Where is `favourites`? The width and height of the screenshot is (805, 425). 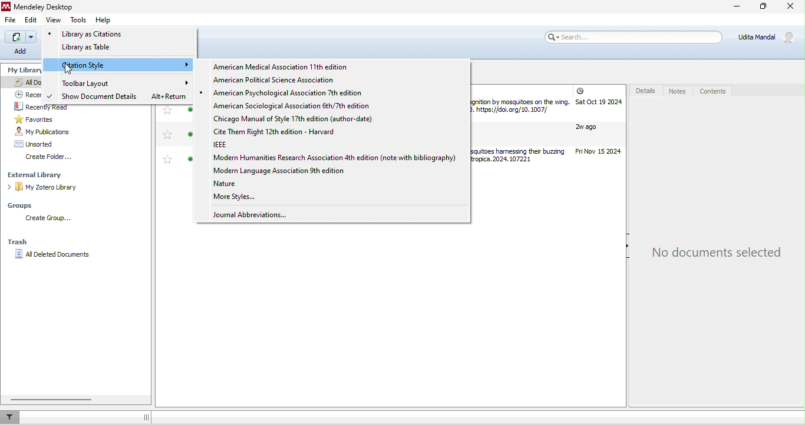 favourites is located at coordinates (166, 139).